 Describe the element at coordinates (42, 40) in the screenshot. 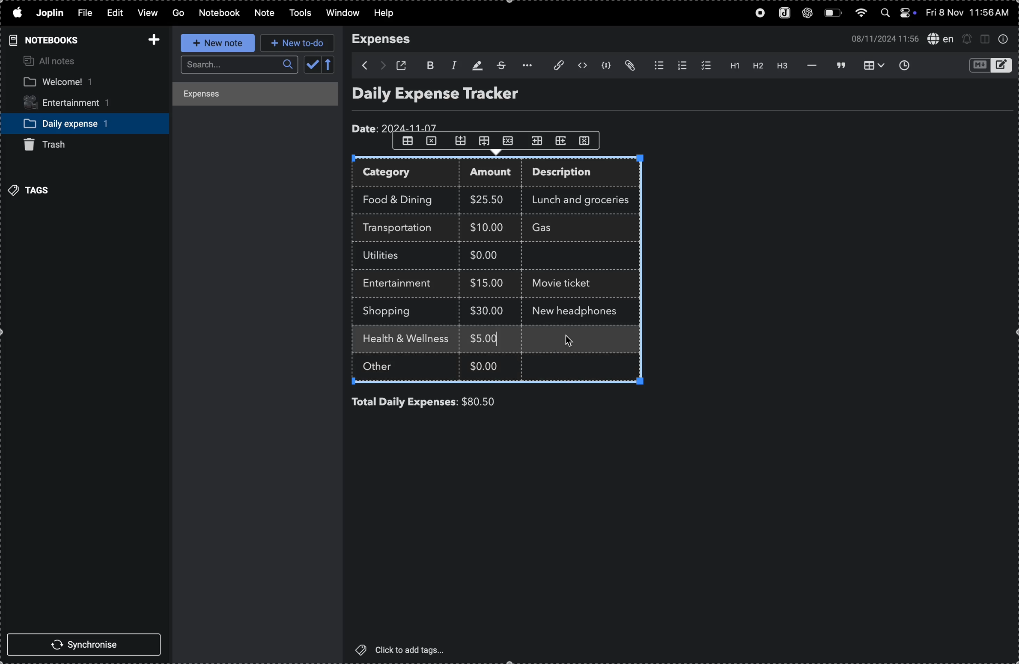

I see `notebooks` at that location.